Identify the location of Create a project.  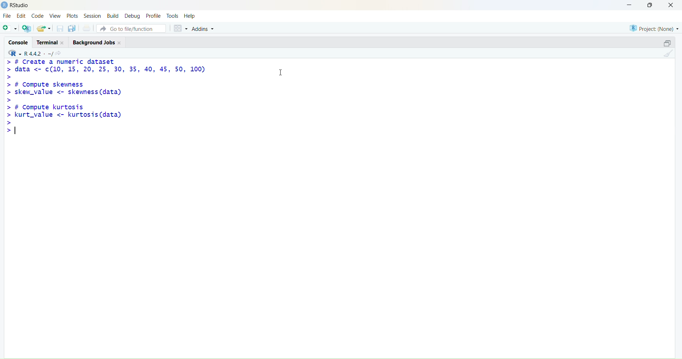
(27, 28).